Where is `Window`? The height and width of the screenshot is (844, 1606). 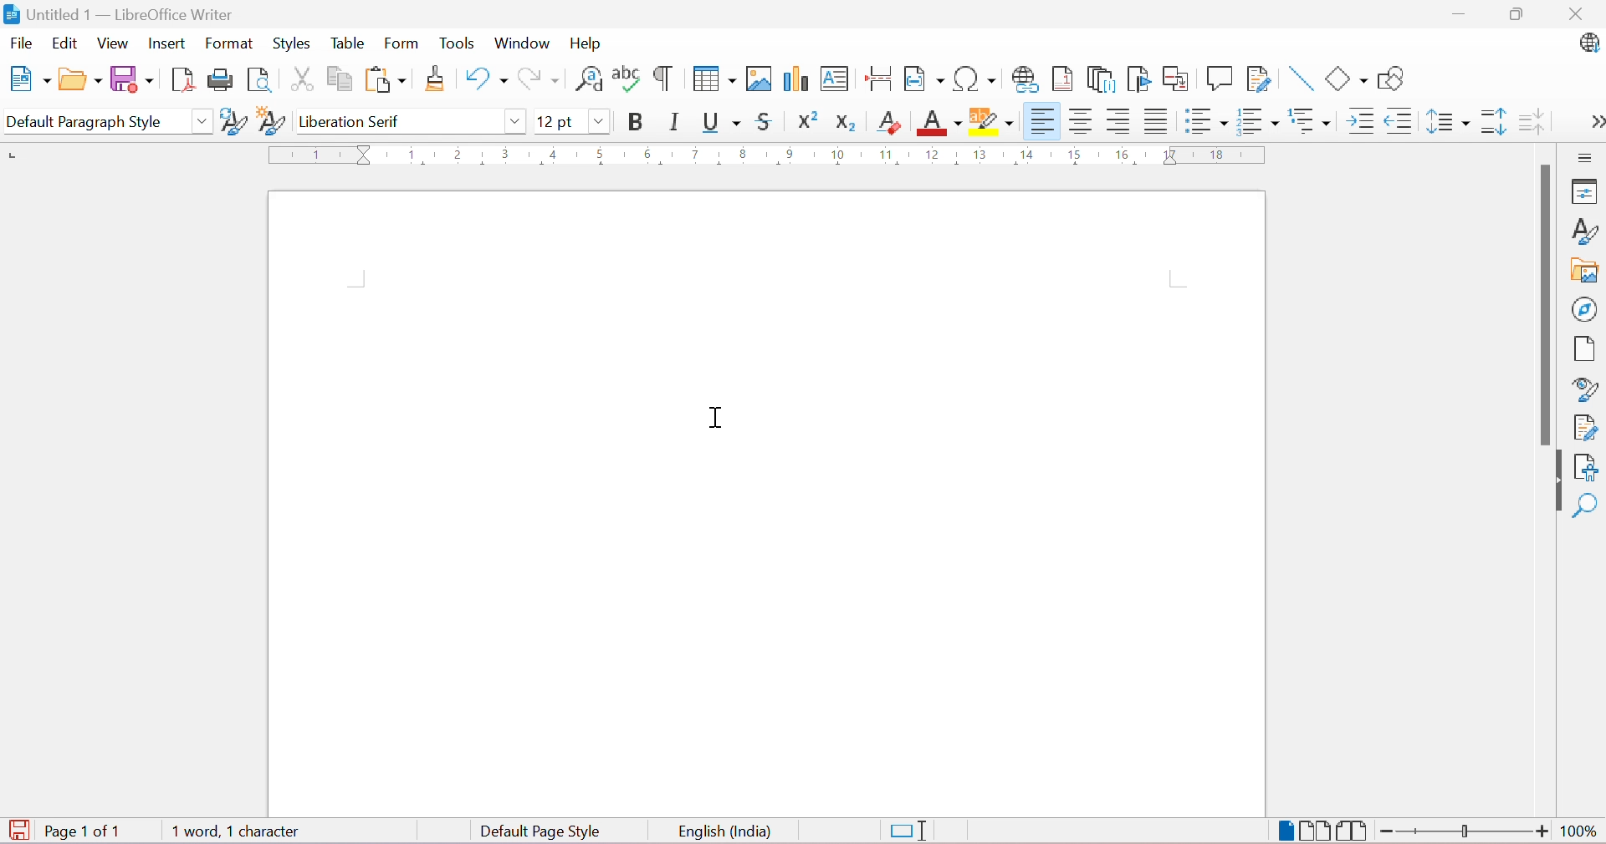
Window is located at coordinates (521, 43).